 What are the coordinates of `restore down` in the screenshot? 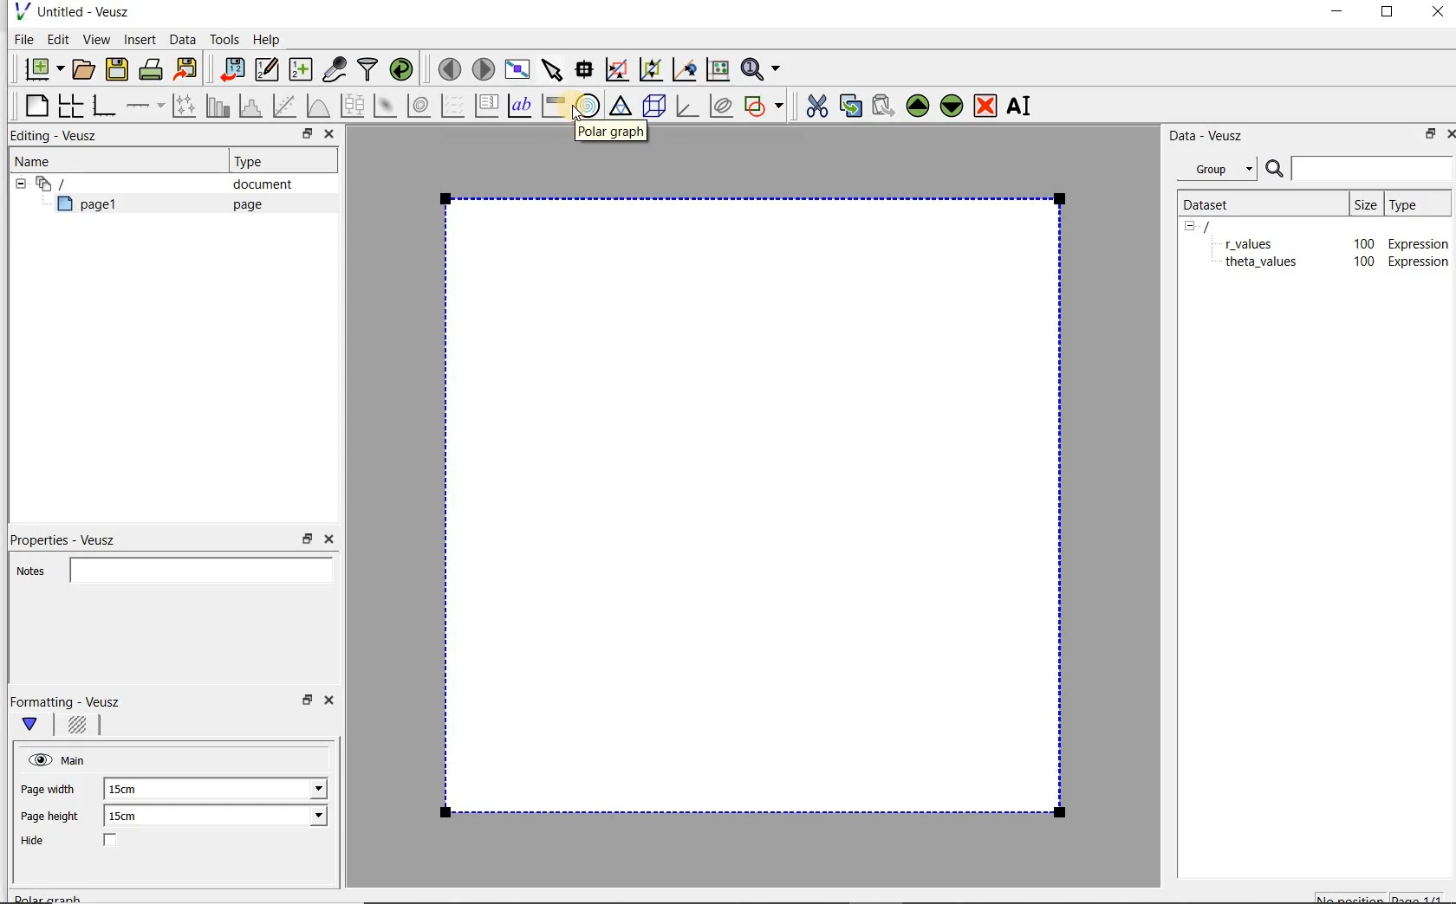 It's located at (305, 705).